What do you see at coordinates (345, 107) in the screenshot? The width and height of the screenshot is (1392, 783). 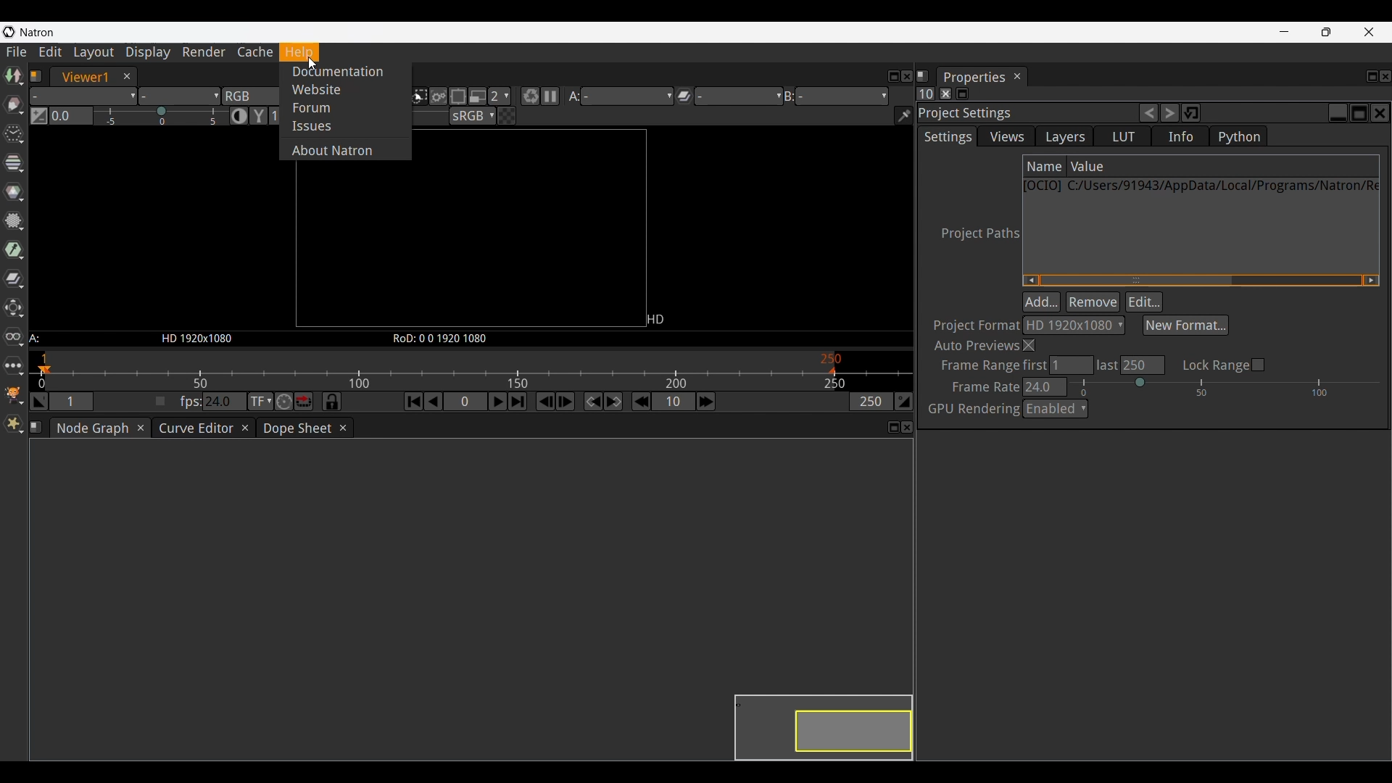 I see `Forum` at bounding box center [345, 107].